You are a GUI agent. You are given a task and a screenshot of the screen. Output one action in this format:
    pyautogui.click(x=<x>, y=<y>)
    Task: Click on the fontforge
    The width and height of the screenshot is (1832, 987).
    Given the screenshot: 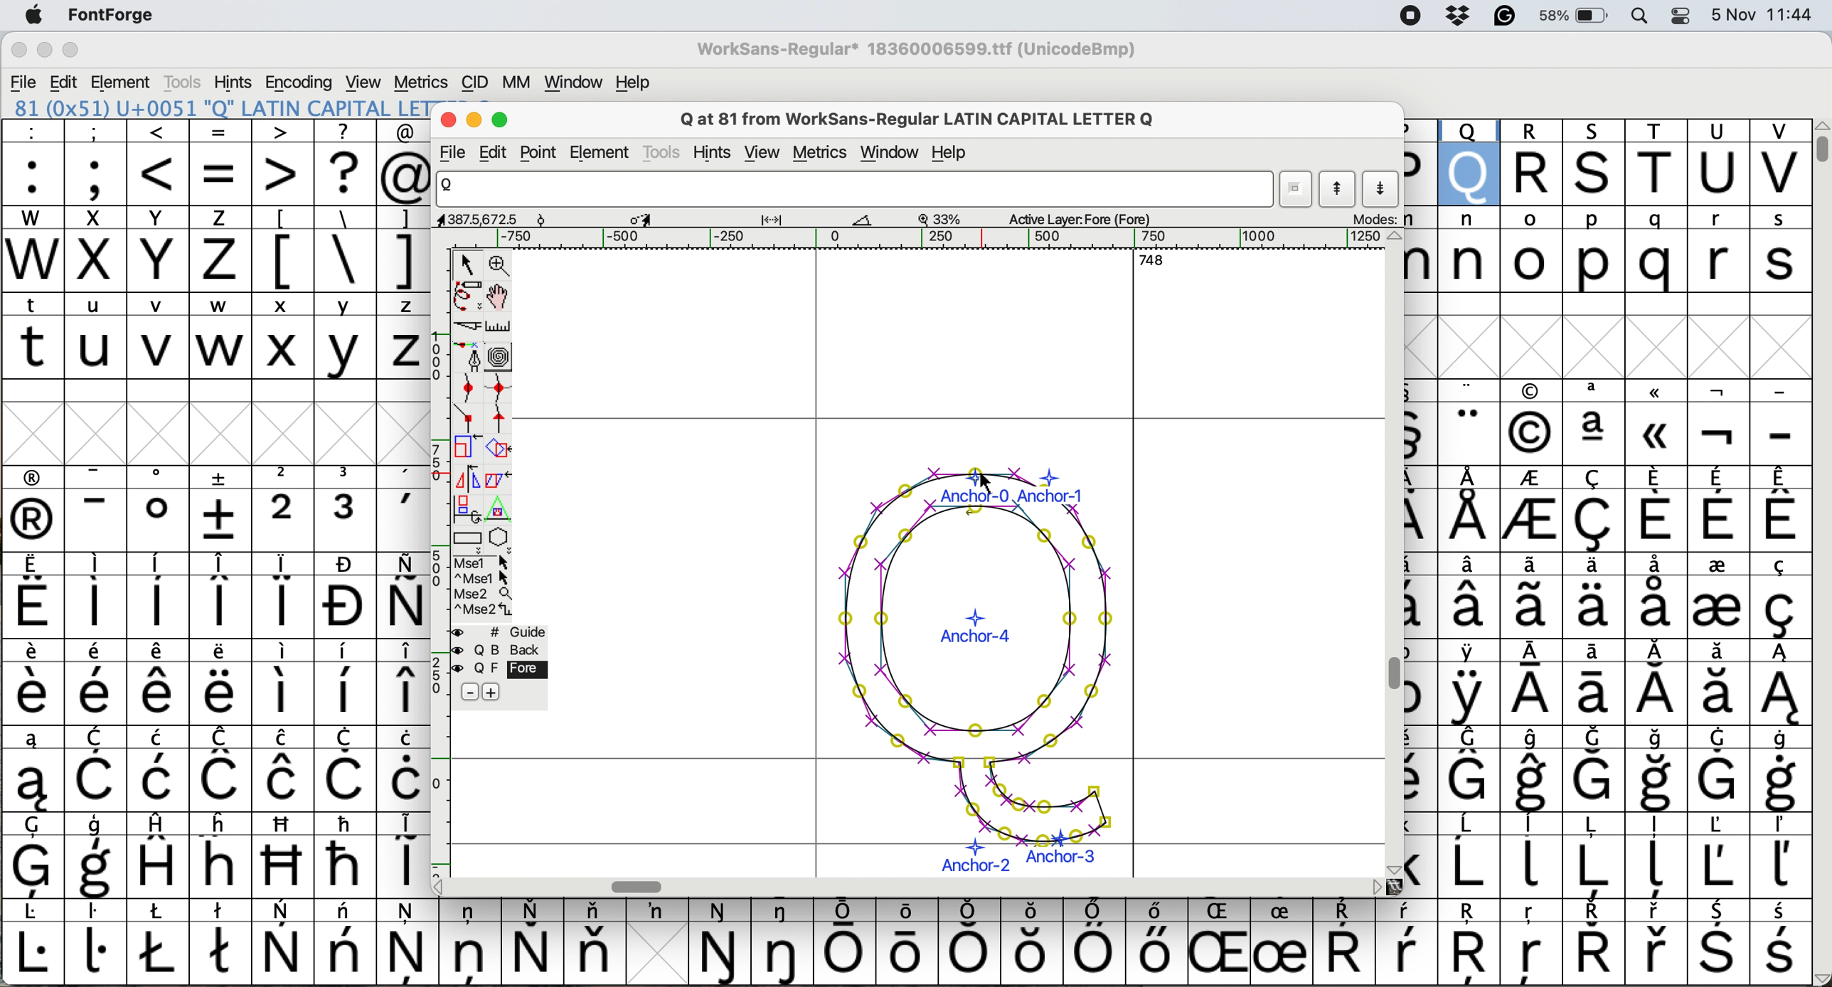 What is the action you would take?
    pyautogui.click(x=106, y=14)
    